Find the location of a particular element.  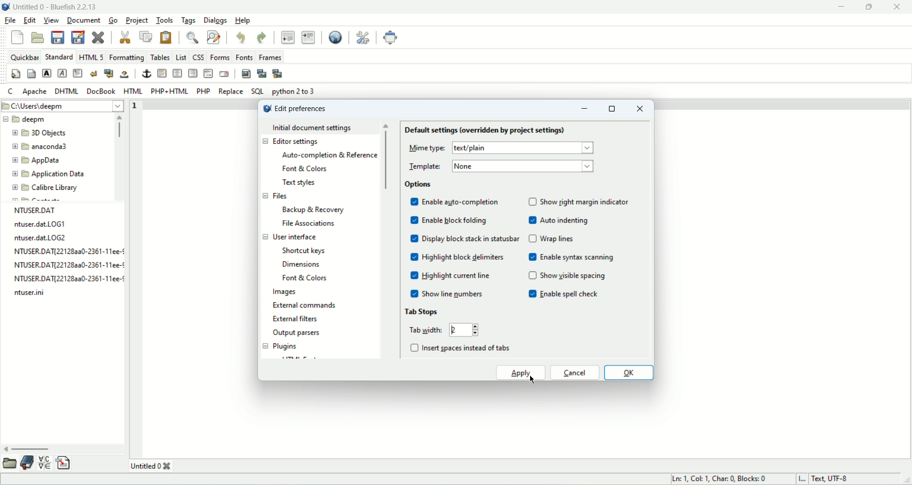

break is located at coordinates (92, 74).